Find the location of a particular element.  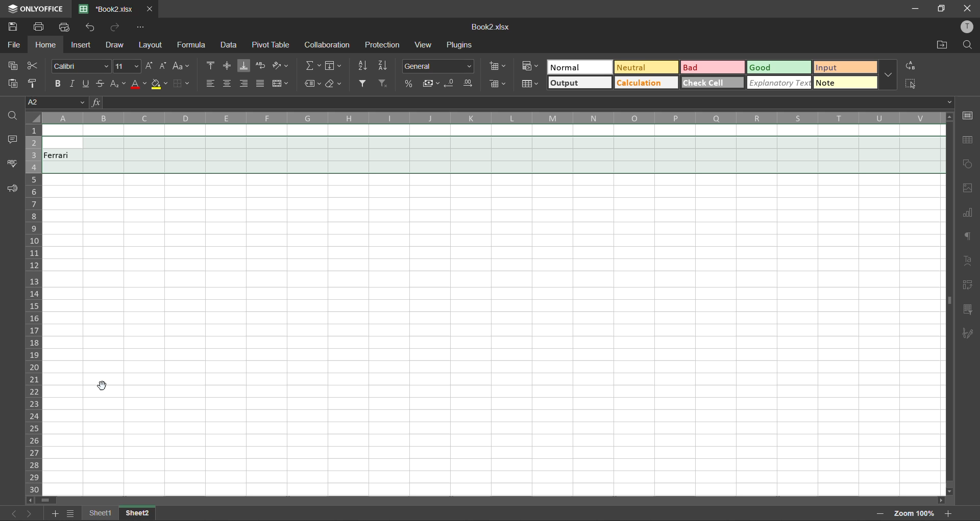

plugins is located at coordinates (458, 44).